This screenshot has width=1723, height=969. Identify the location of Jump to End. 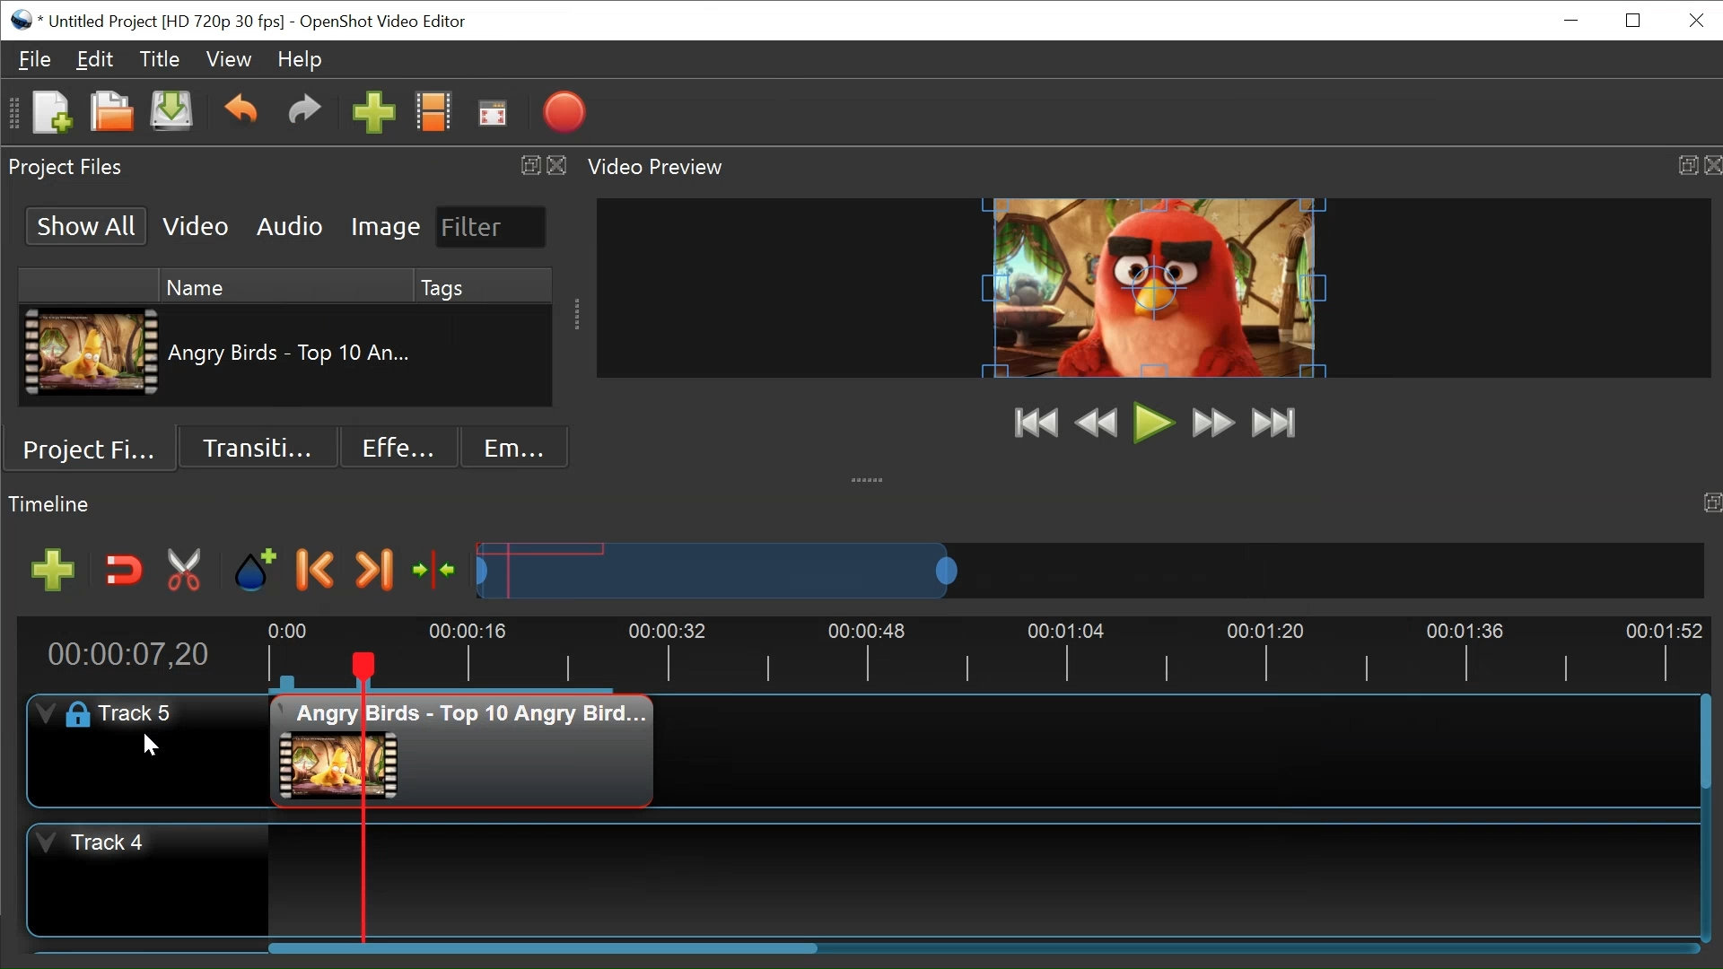
(1273, 423).